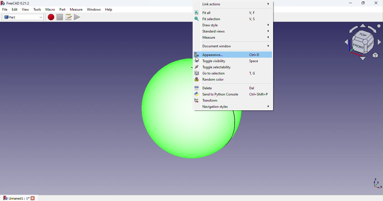  I want to click on Stop Macro recording, so click(61, 17).